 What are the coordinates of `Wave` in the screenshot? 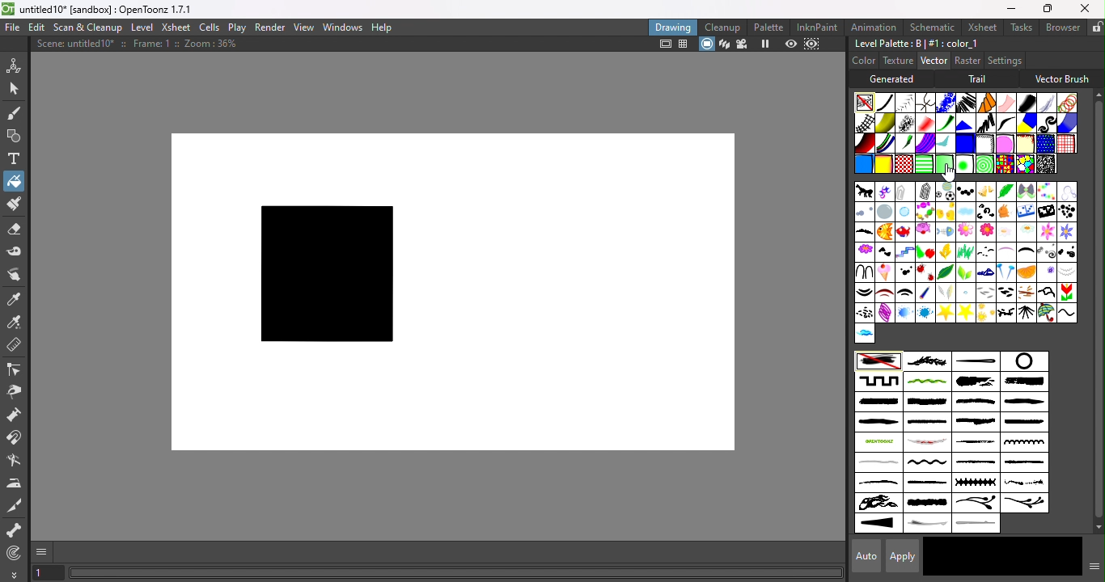 It's located at (1006, 123).